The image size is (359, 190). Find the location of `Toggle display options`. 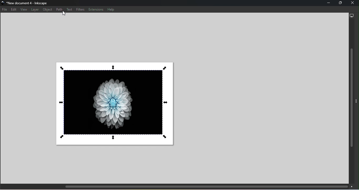

Toggle display options is located at coordinates (357, 100).